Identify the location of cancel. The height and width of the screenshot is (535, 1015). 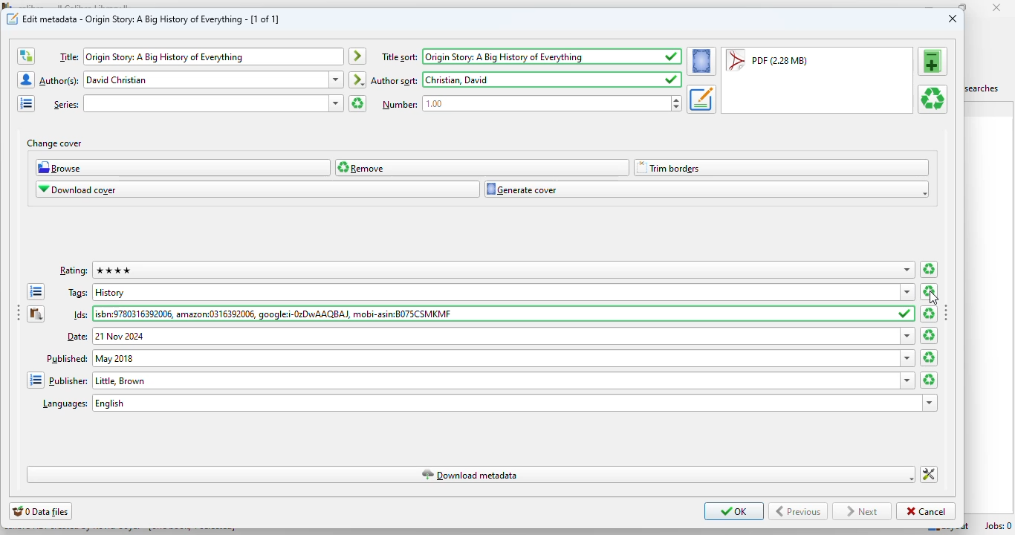
(927, 511).